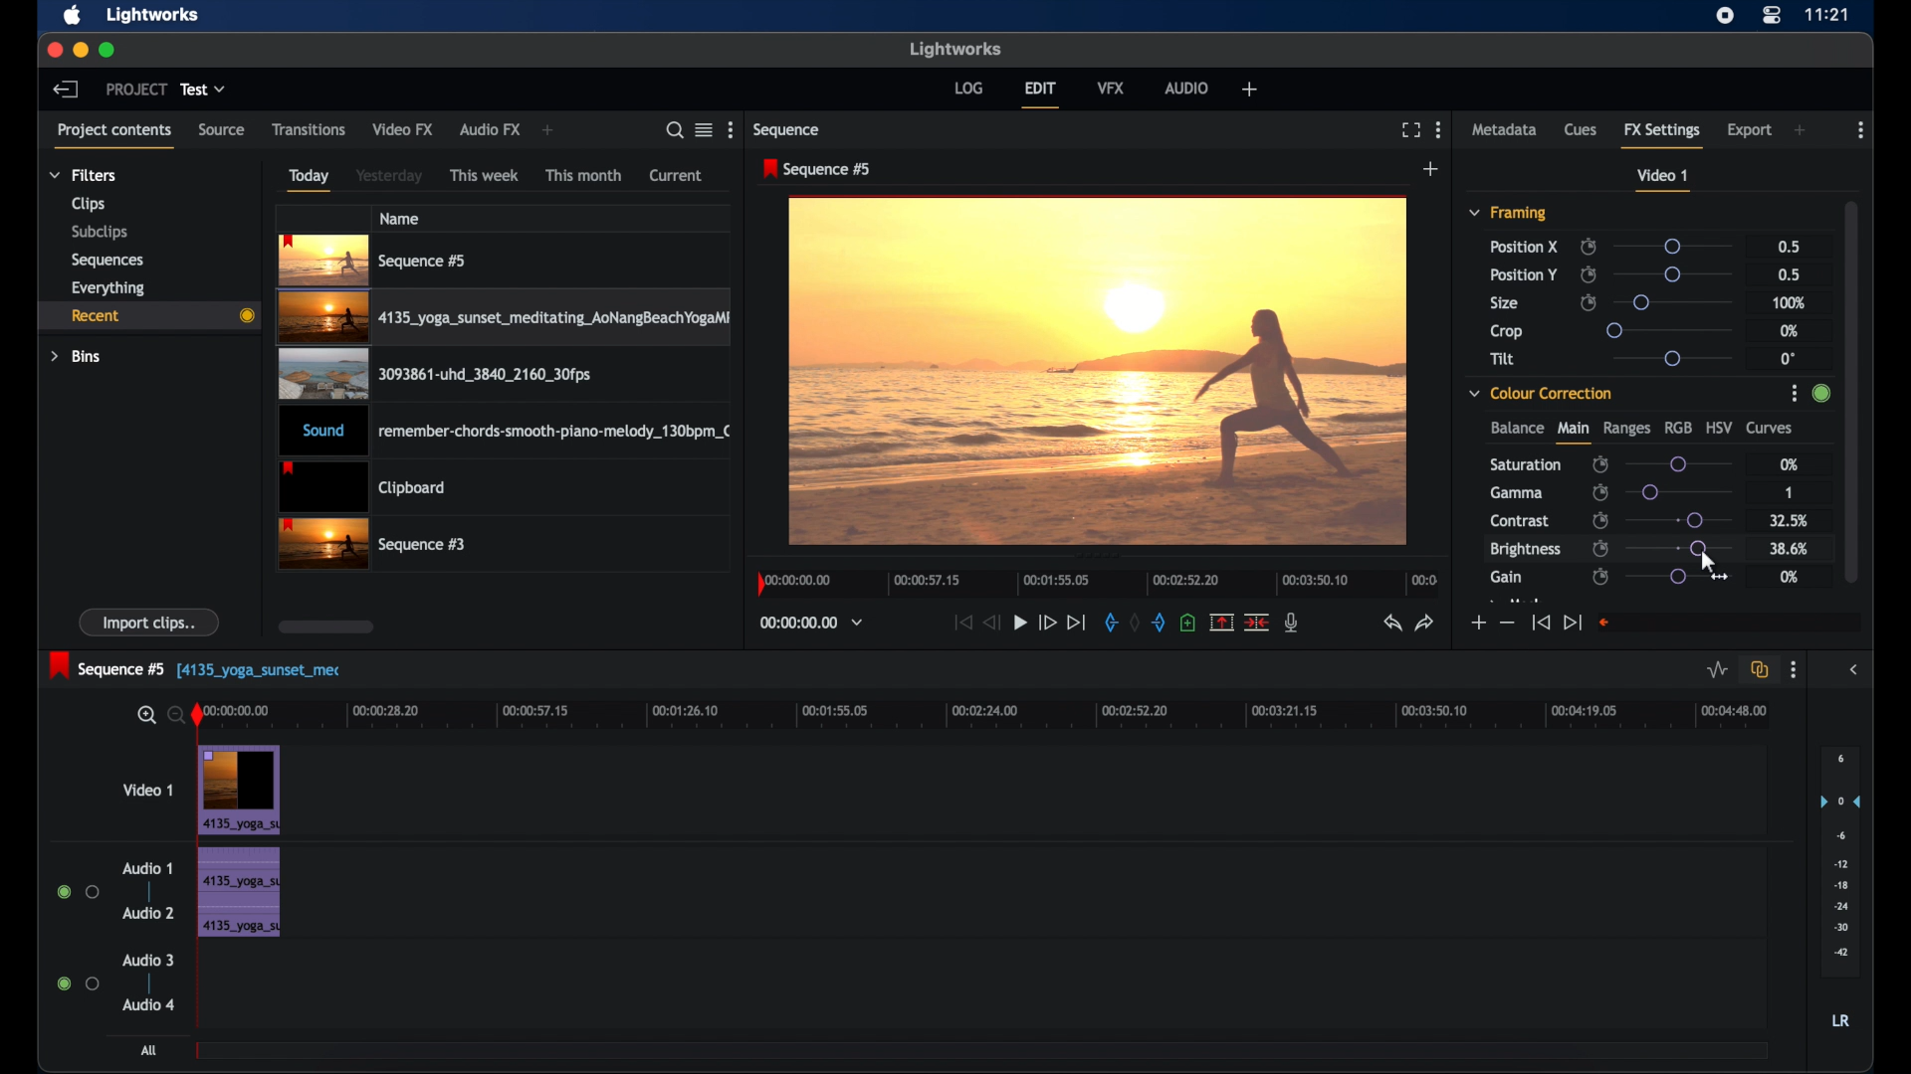 Image resolution: width=1911 pixels, height=1074 pixels. I want to click on everything, so click(107, 288).